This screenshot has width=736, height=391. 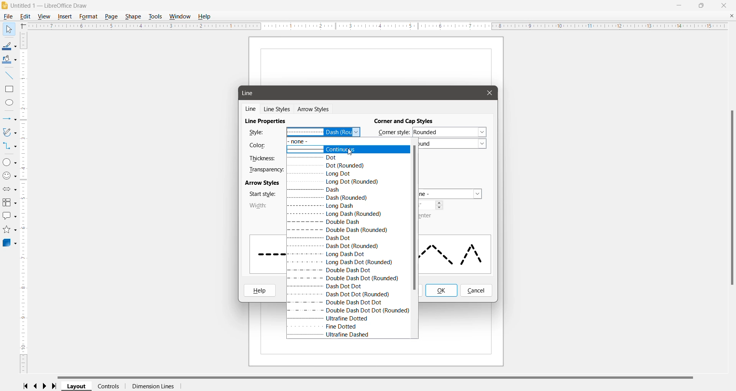 What do you see at coordinates (153, 386) in the screenshot?
I see `Dimension Lines` at bounding box center [153, 386].